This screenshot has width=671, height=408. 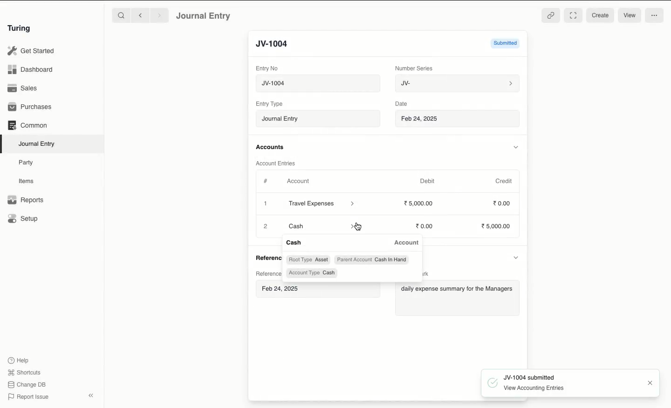 What do you see at coordinates (23, 218) in the screenshot?
I see `Setup` at bounding box center [23, 218].